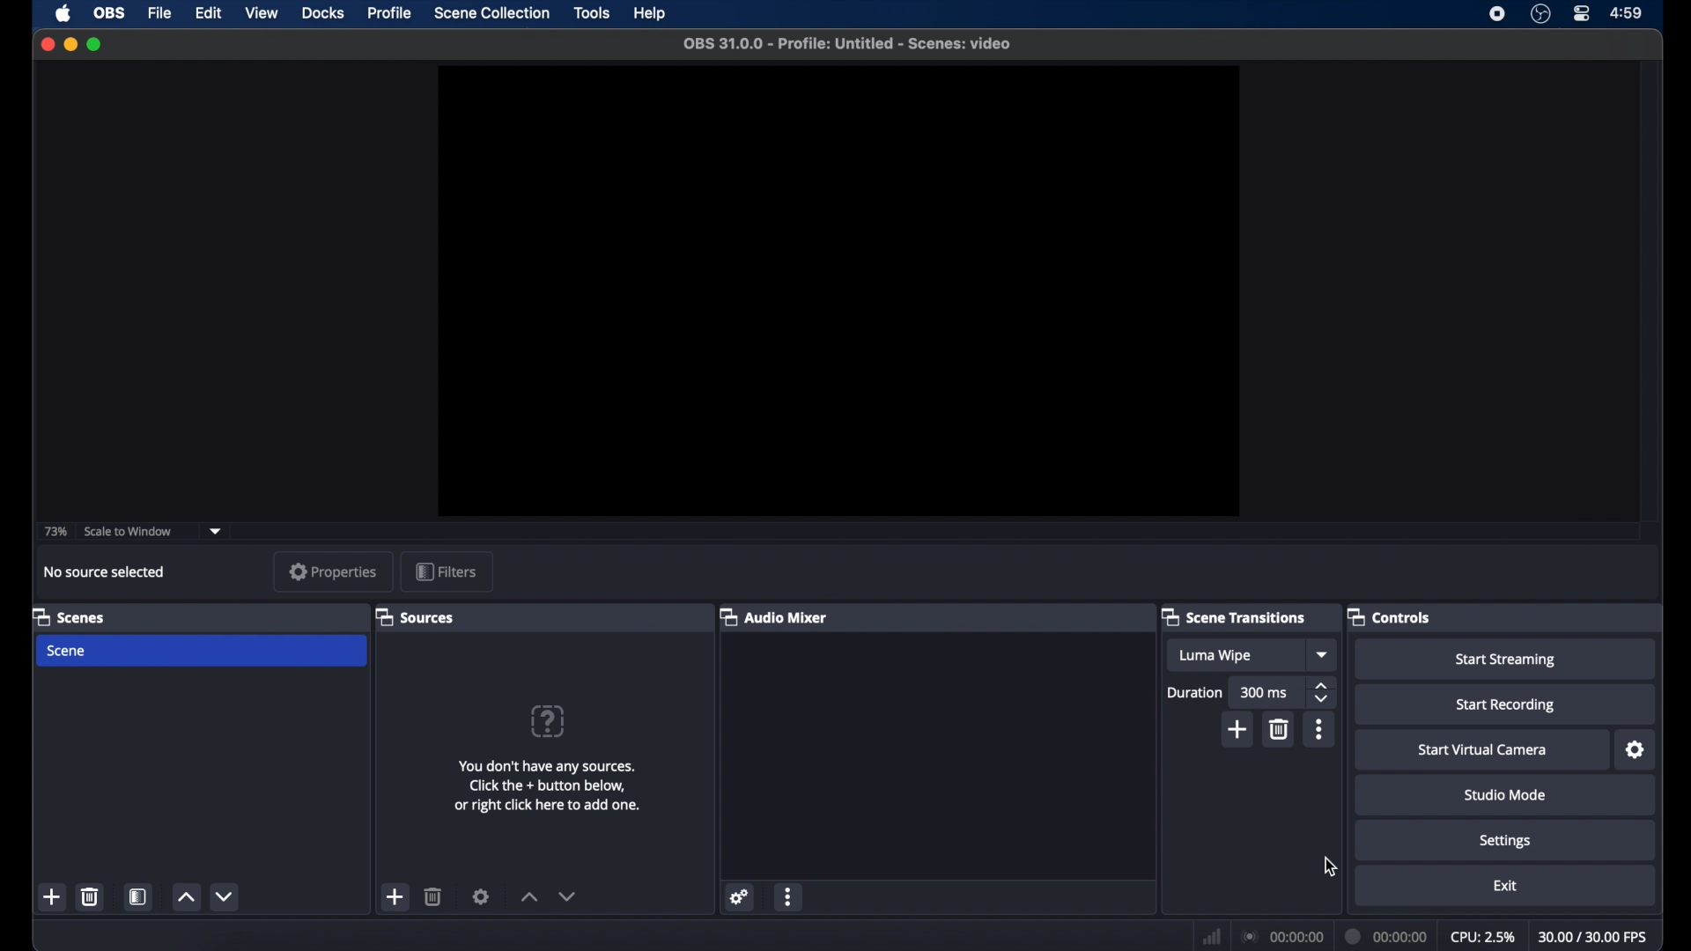  What do you see at coordinates (1388, 937) in the screenshot?
I see `00:00:00` at bounding box center [1388, 937].